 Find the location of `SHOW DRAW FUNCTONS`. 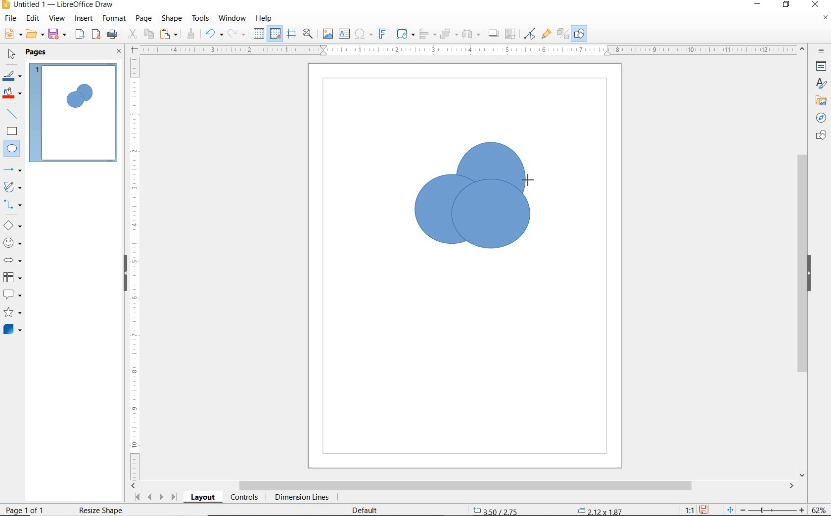

SHOW DRAW FUNCTONS is located at coordinates (579, 34).